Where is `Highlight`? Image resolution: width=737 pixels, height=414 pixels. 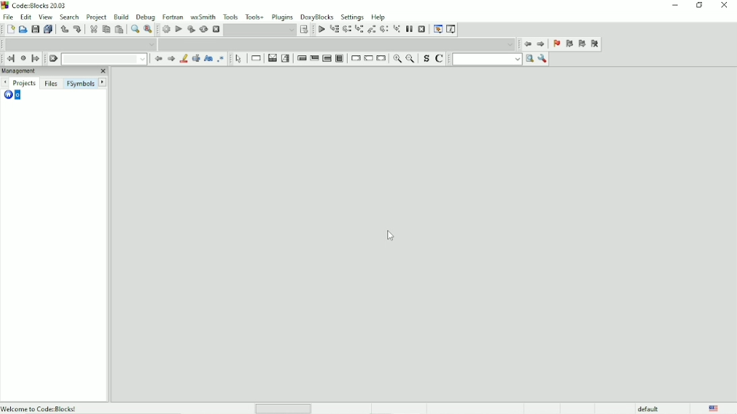 Highlight is located at coordinates (183, 59).